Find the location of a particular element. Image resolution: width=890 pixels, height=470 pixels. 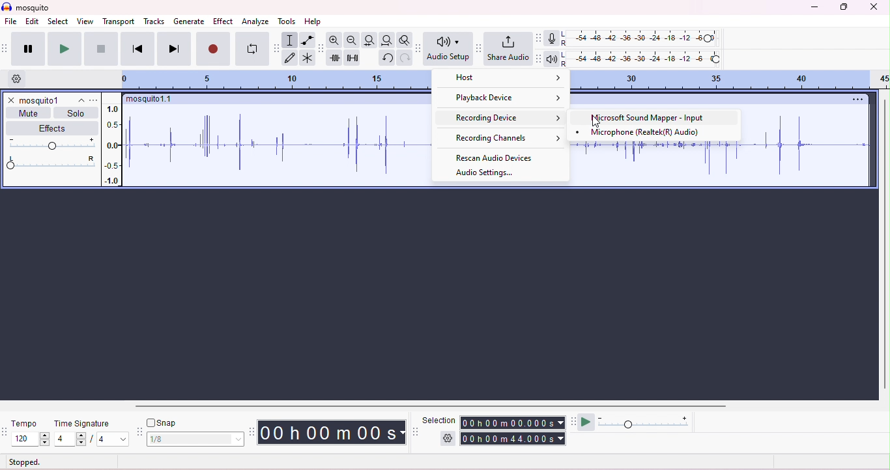

edit is located at coordinates (33, 22).